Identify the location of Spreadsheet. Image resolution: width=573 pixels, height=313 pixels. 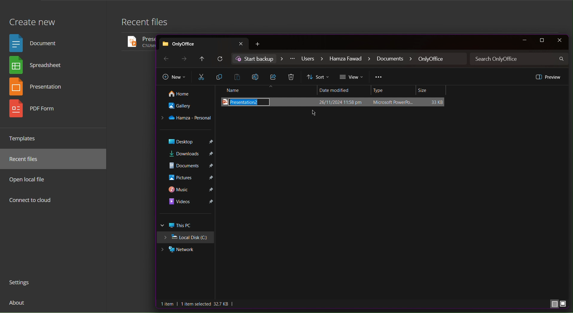
(38, 66).